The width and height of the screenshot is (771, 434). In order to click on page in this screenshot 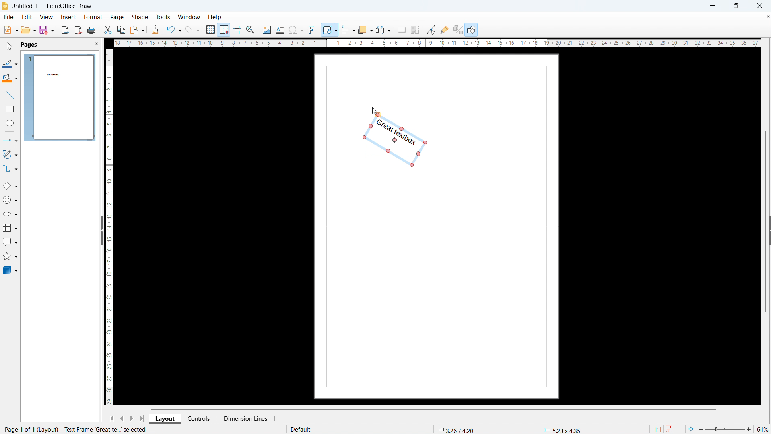, I will do `click(117, 17)`.